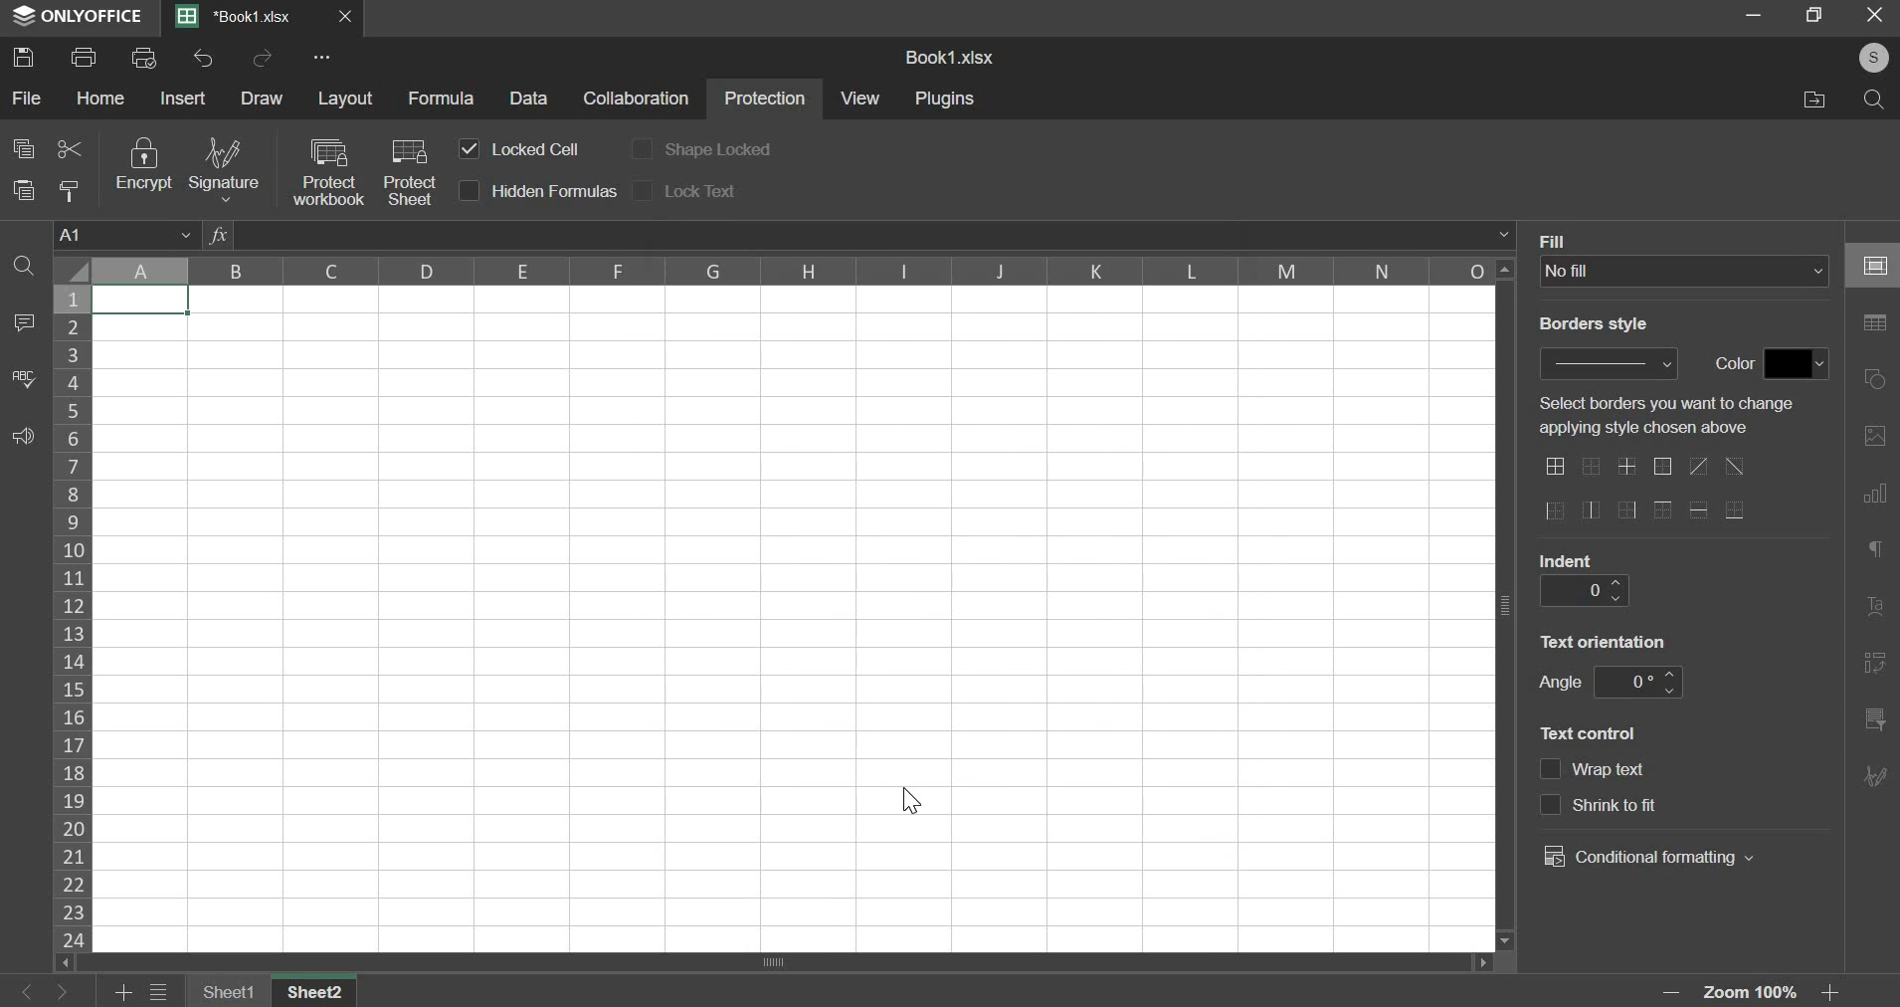 This screenshot has width=1900, height=1007. What do you see at coordinates (1878, 548) in the screenshot?
I see `right side bar` at bounding box center [1878, 548].